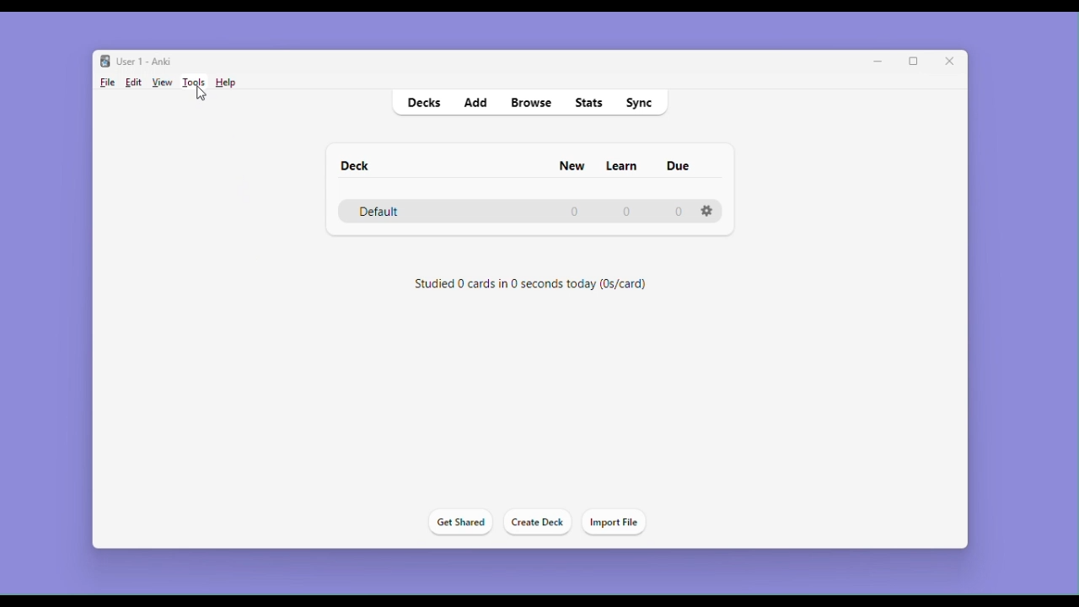  Describe the element at coordinates (534, 103) in the screenshot. I see `Browse` at that location.